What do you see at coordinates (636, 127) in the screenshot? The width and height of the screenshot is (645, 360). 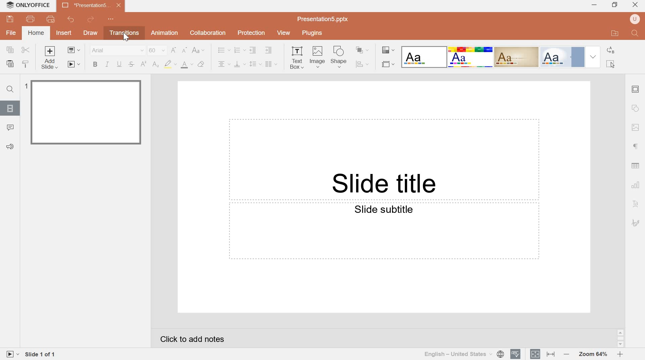 I see `Image` at bounding box center [636, 127].